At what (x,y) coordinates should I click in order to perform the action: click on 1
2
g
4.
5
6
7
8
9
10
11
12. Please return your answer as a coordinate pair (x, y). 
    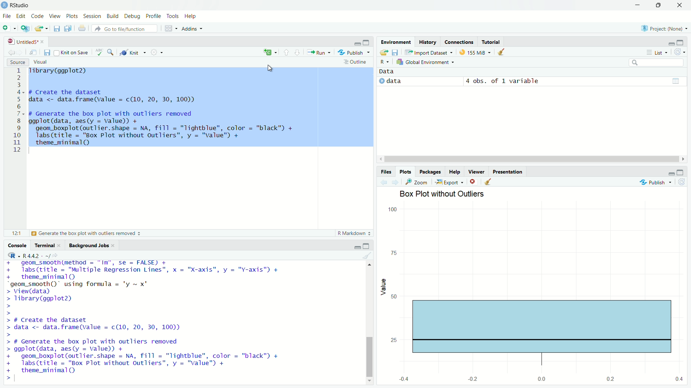
    Looking at the image, I should click on (17, 110).